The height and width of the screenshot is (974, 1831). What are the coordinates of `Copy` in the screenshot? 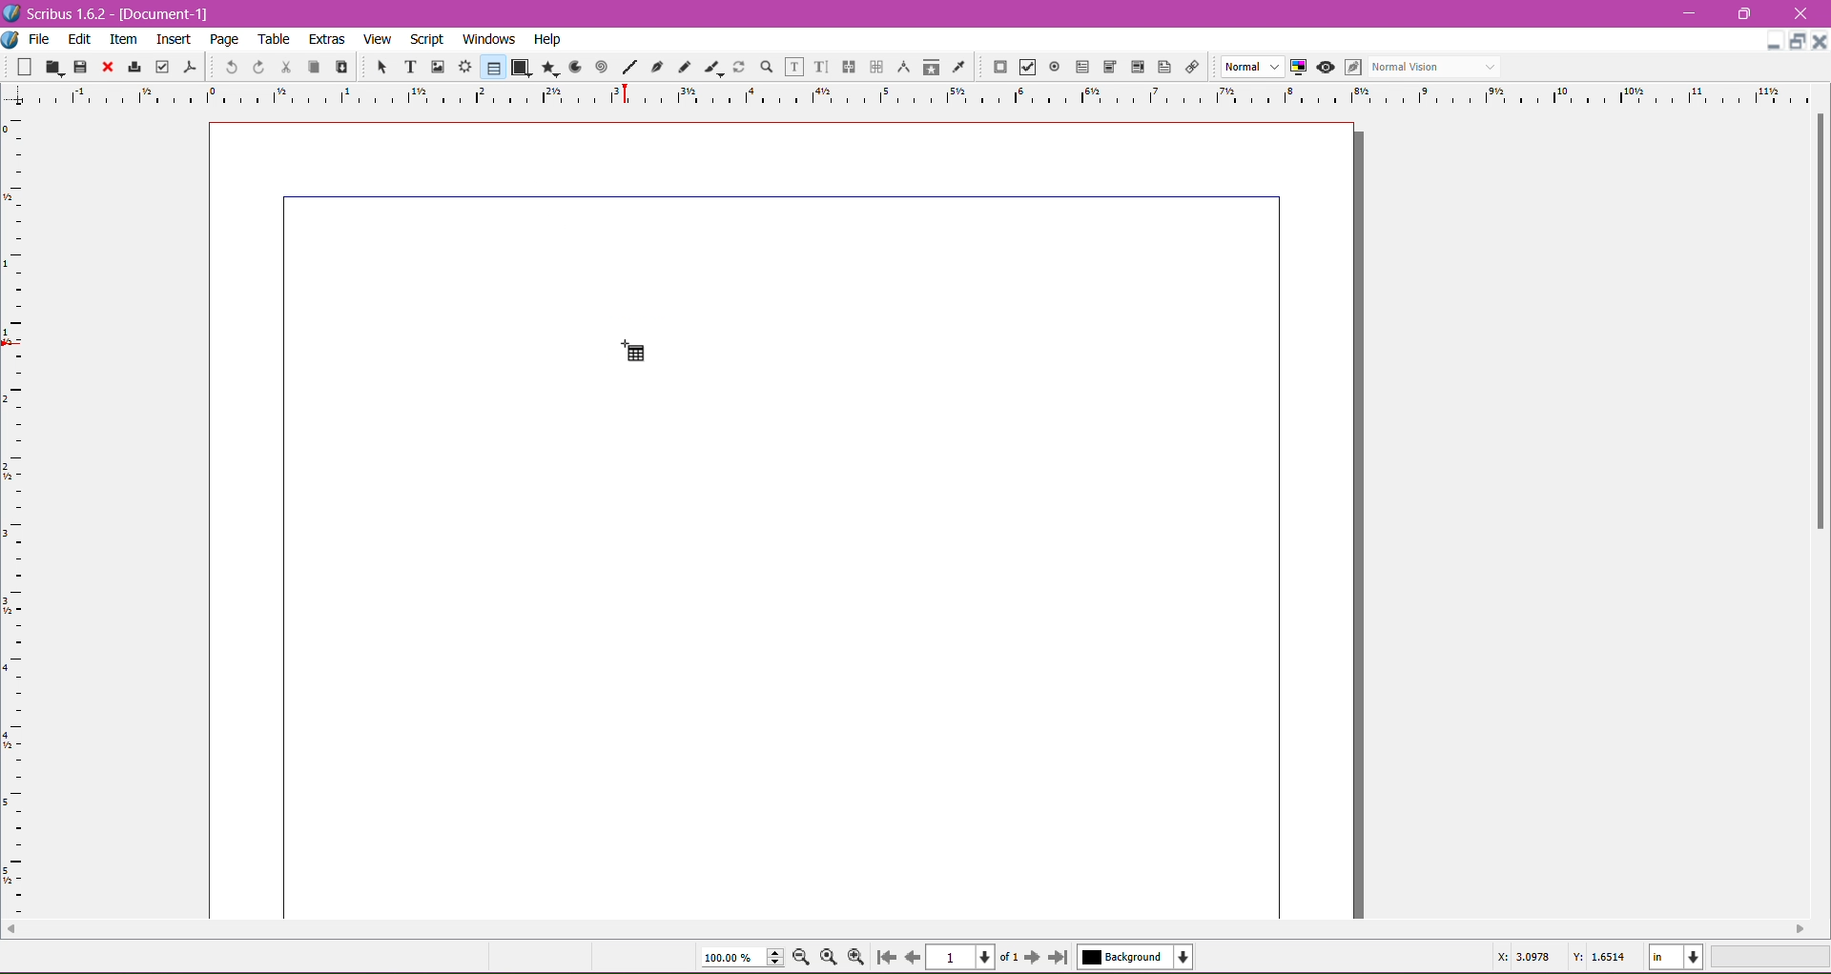 It's located at (311, 66).